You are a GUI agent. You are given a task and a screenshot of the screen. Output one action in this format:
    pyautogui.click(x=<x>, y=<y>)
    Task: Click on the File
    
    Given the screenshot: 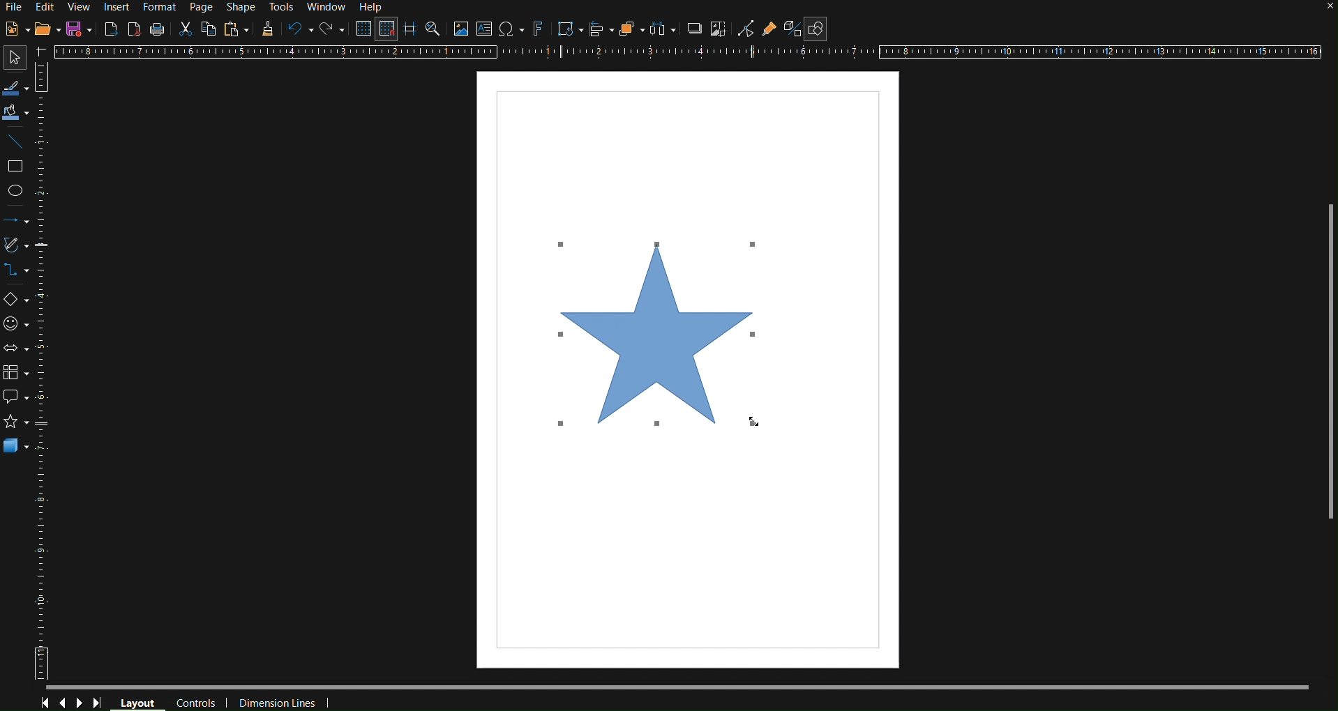 What is the action you would take?
    pyautogui.click(x=16, y=6)
    